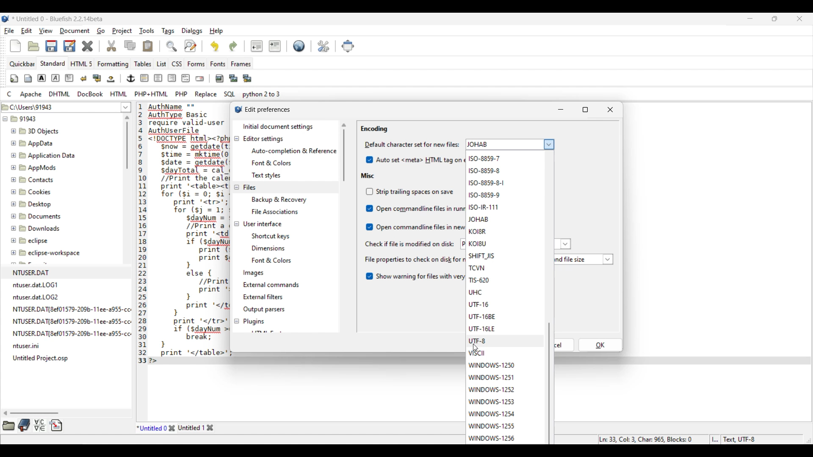  I want to click on View menu, so click(46, 31).